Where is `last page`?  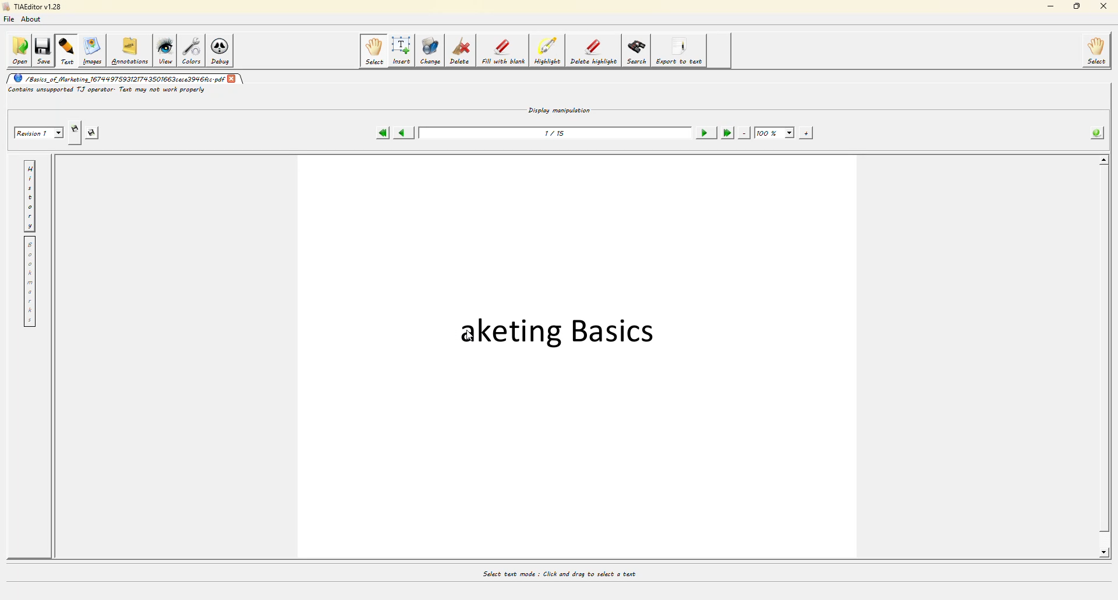
last page is located at coordinates (726, 132).